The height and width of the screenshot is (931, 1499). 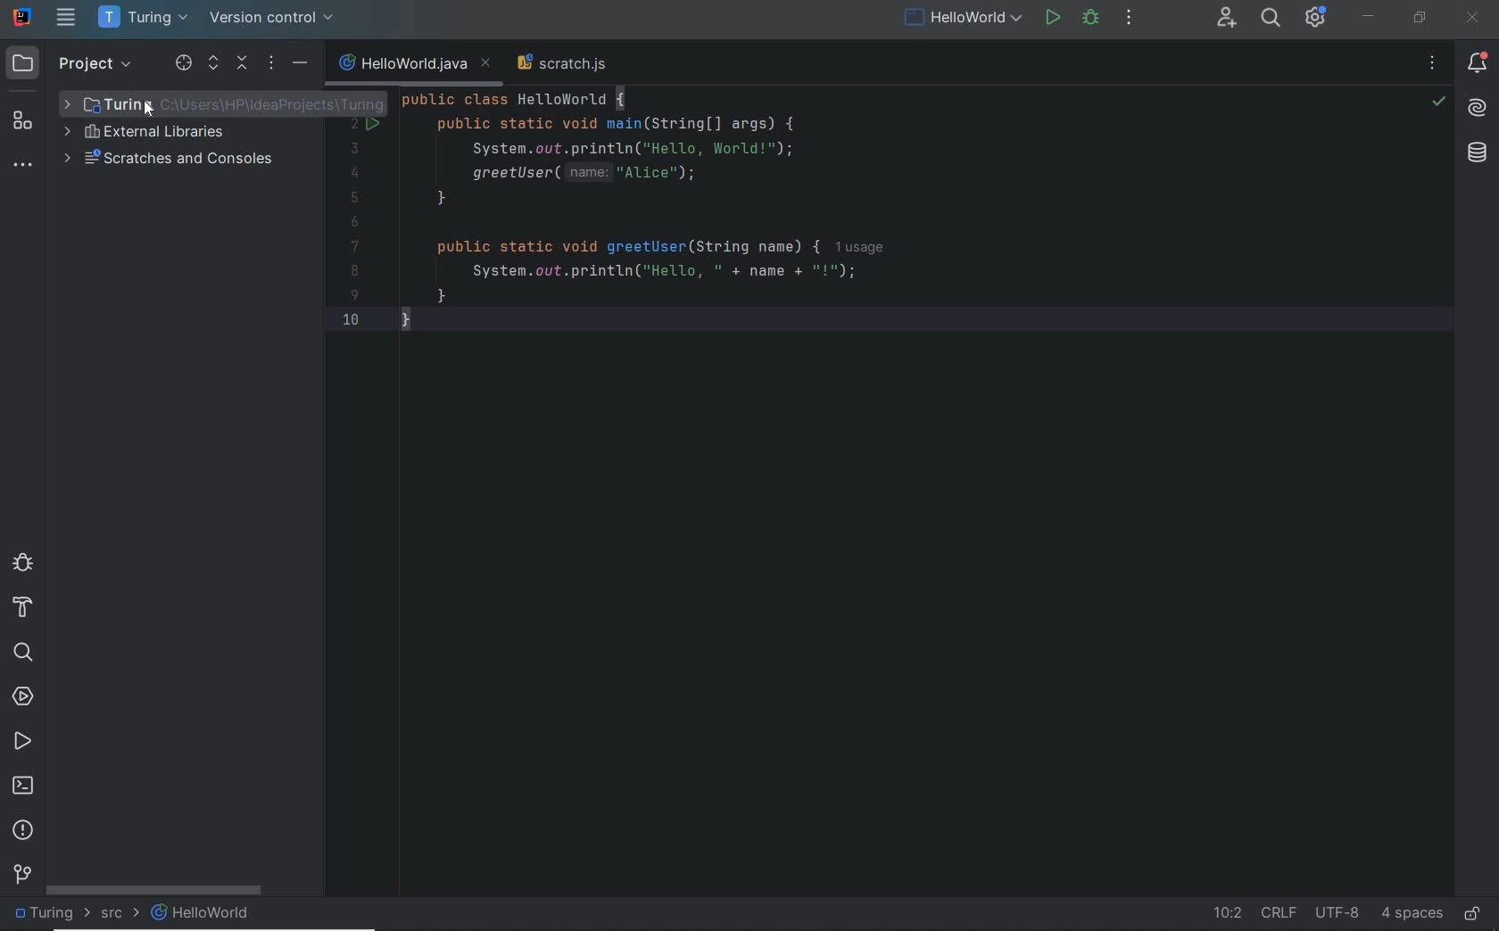 I want to click on HelloWorld, so click(x=202, y=914).